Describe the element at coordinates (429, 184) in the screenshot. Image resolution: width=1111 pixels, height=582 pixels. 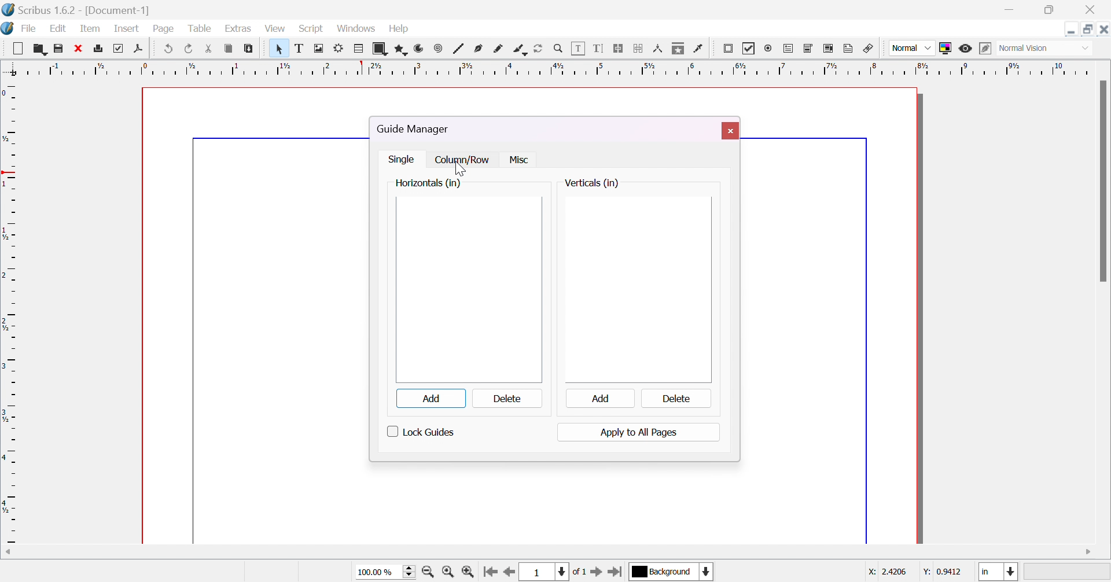
I see `horizontals (in)` at that location.